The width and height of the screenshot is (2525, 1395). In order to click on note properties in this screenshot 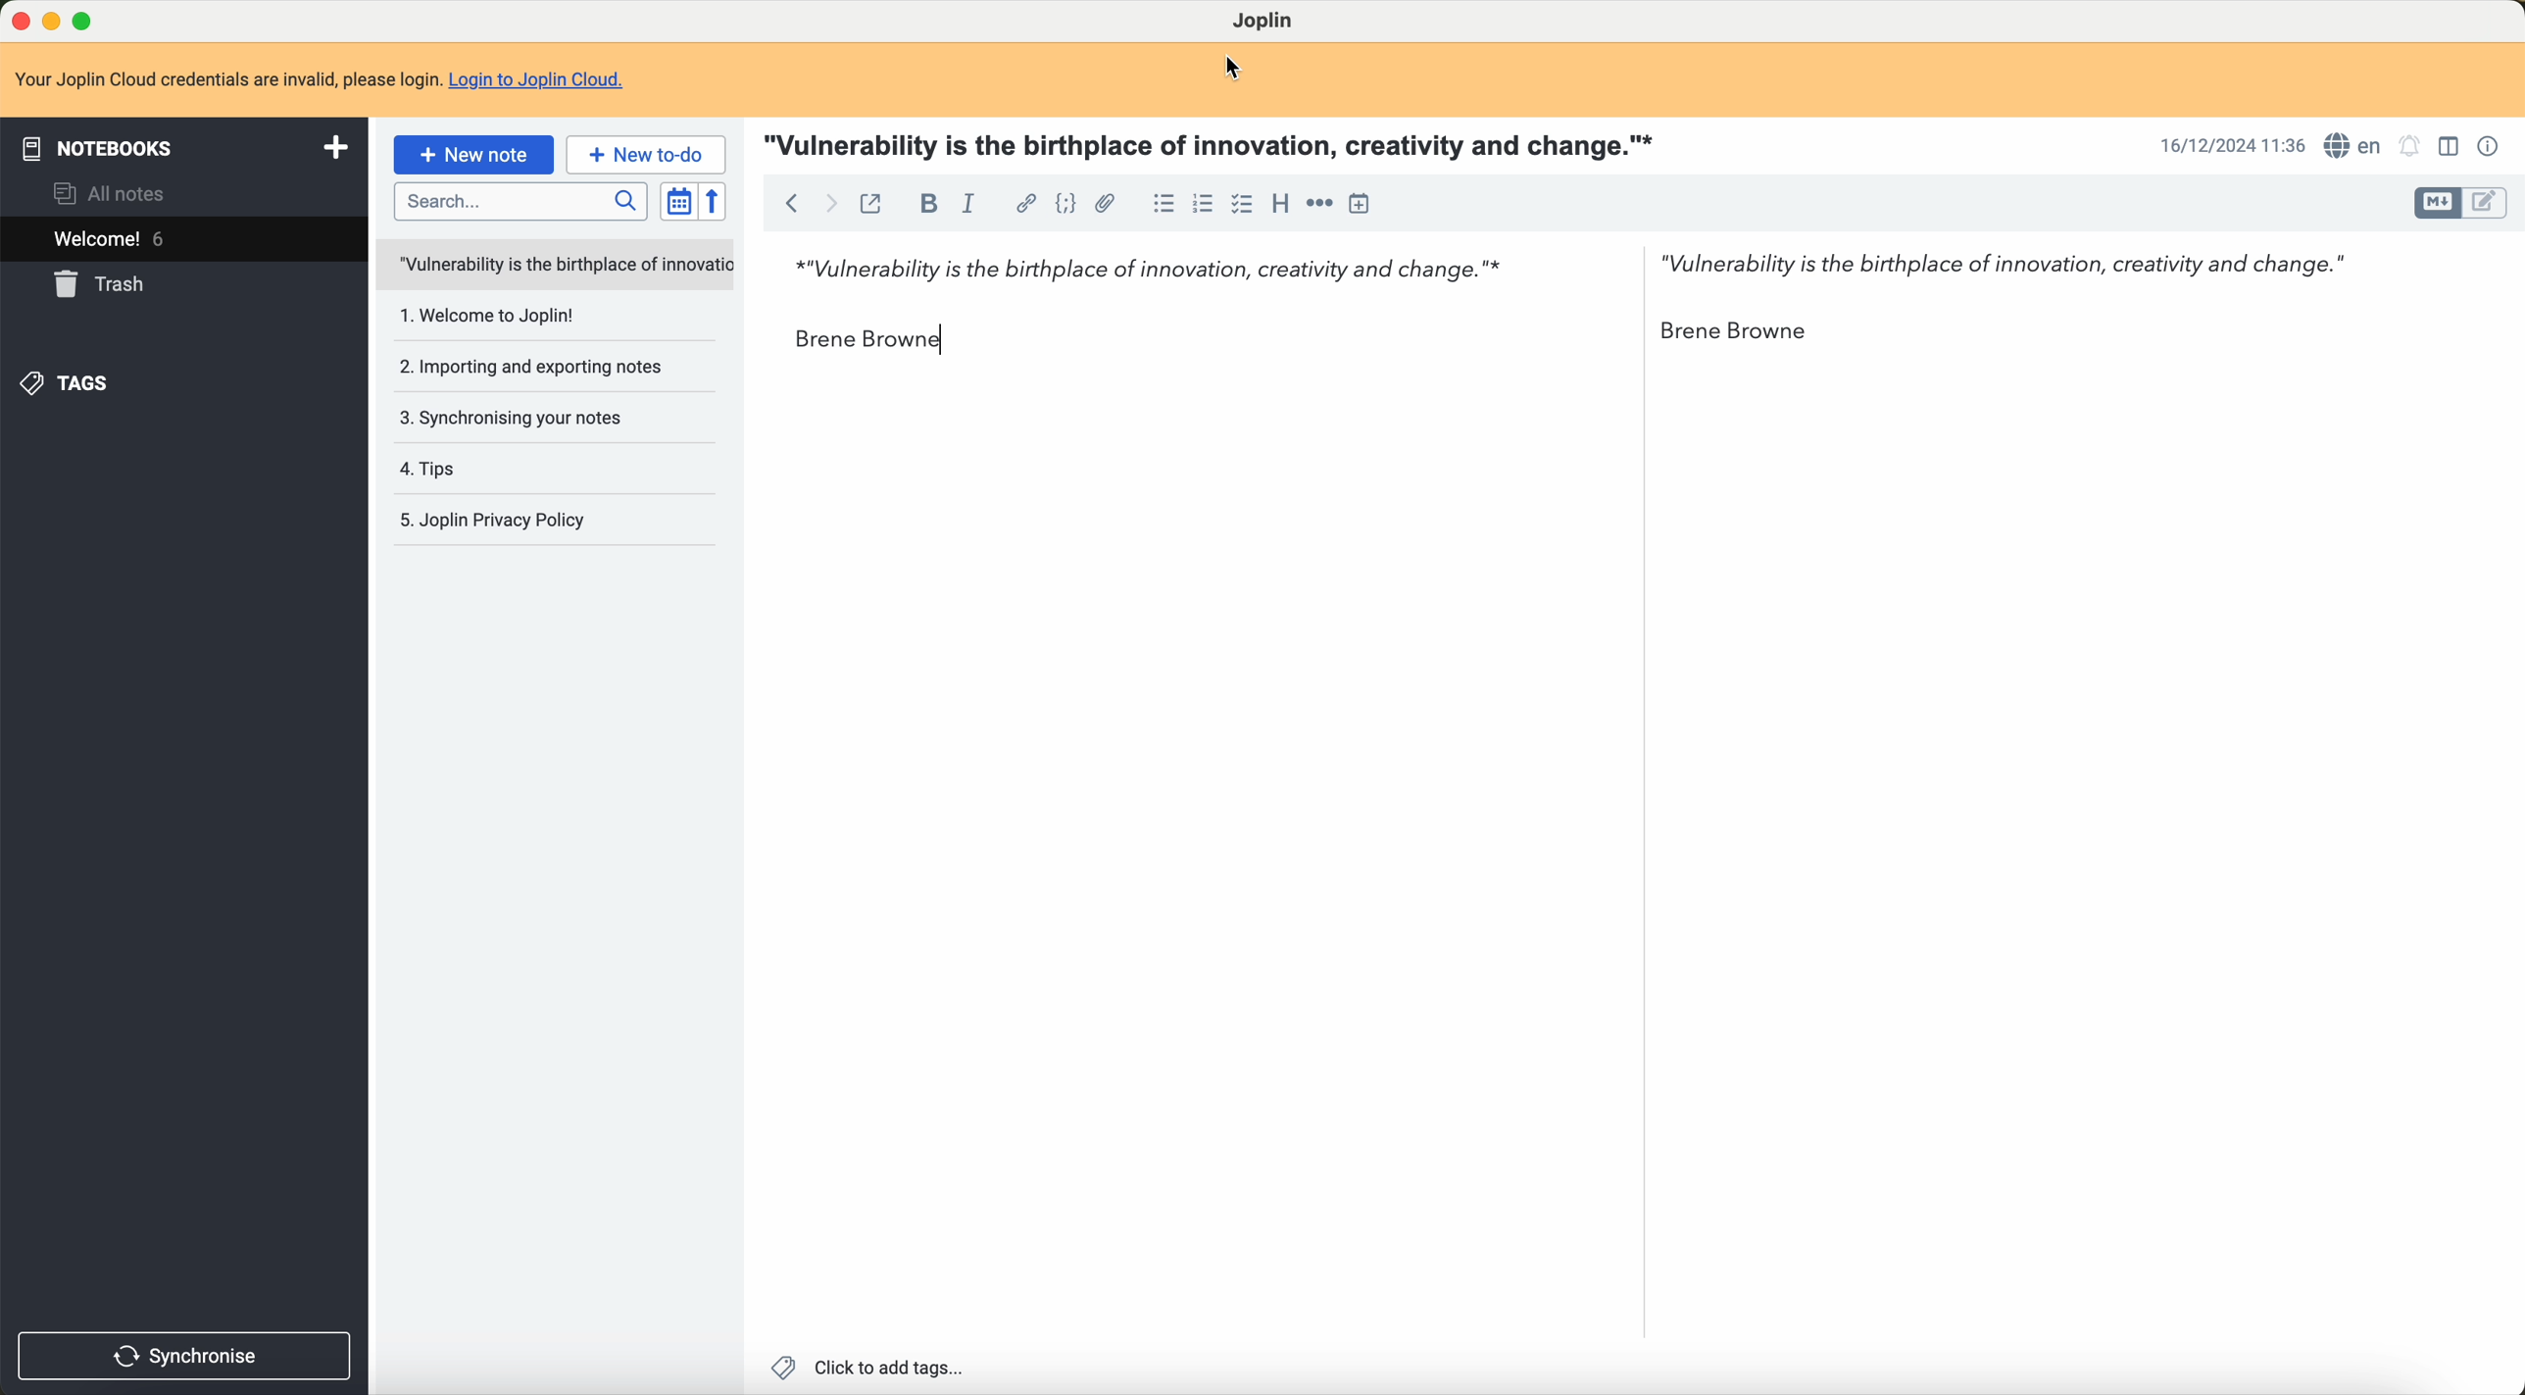, I will do `click(2490, 146)`.